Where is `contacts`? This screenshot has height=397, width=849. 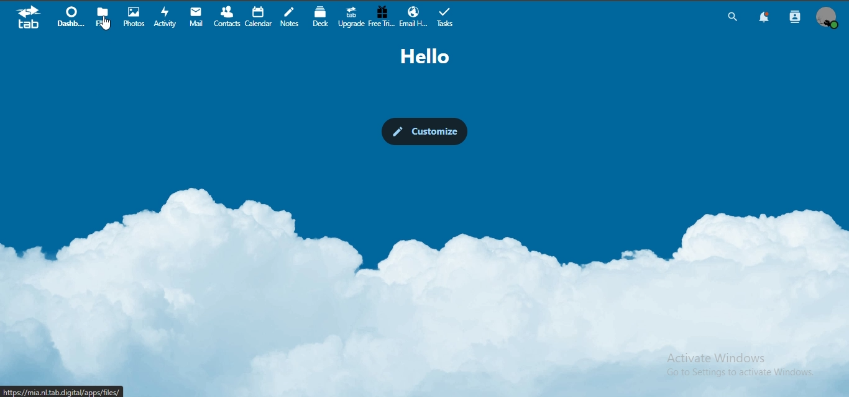
contacts is located at coordinates (229, 16).